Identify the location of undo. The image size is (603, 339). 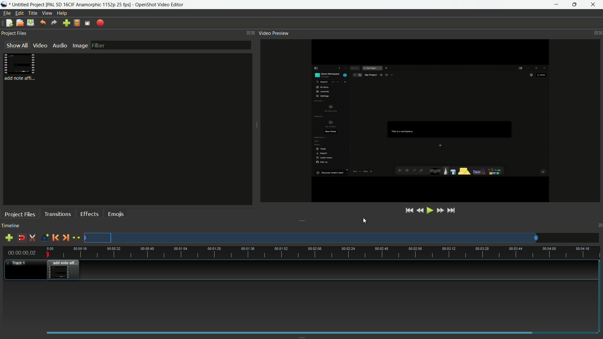
(42, 23).